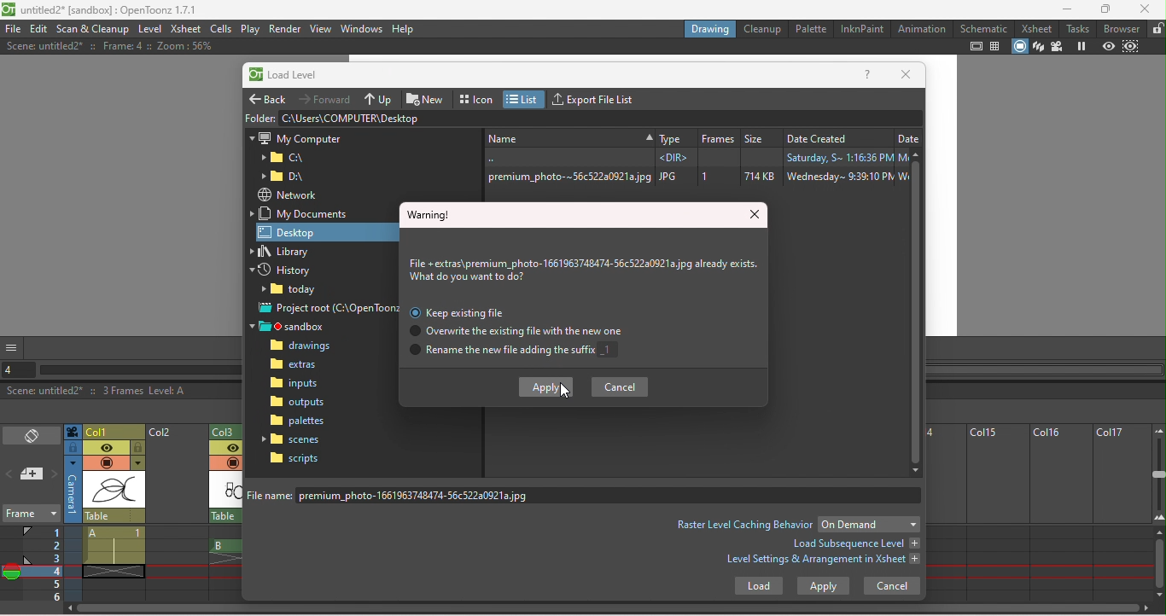 Image resolution: width=1166 pixels, height=616 pixels. What do you see at coordinates (138, 448) in the screenshot?
I see `lock toggle` at bounding box center [138, 448].